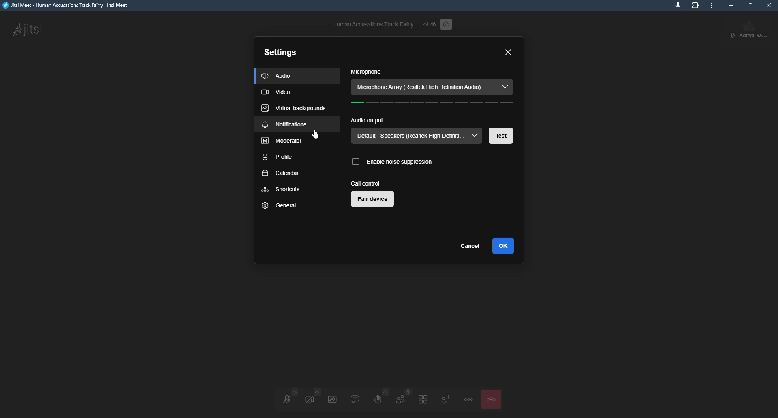 The image size is (778, 418). What do you see at coordinates (475, 136) in the screenshot?
I see `drop down` at bounding box center [475, 136].